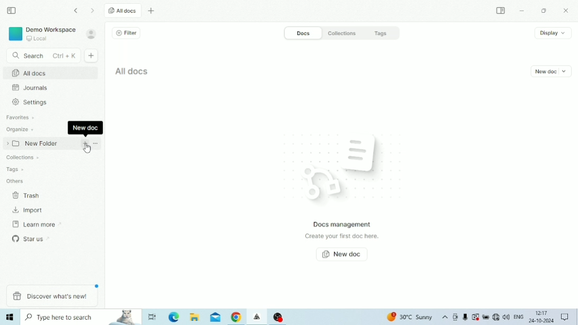 Image resolution: width=578 pixels, height=325 pixels. What do you see at coordinates (14, 182) in the screenshot?
I see `Others` at bounding box center [14, 182].